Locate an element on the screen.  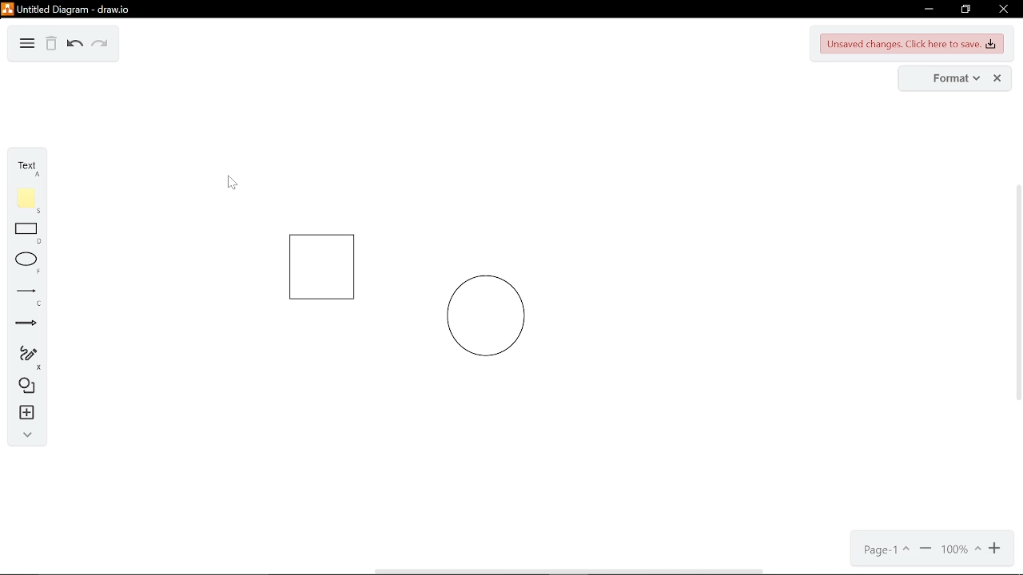
format is located at coordinates (941, 79).